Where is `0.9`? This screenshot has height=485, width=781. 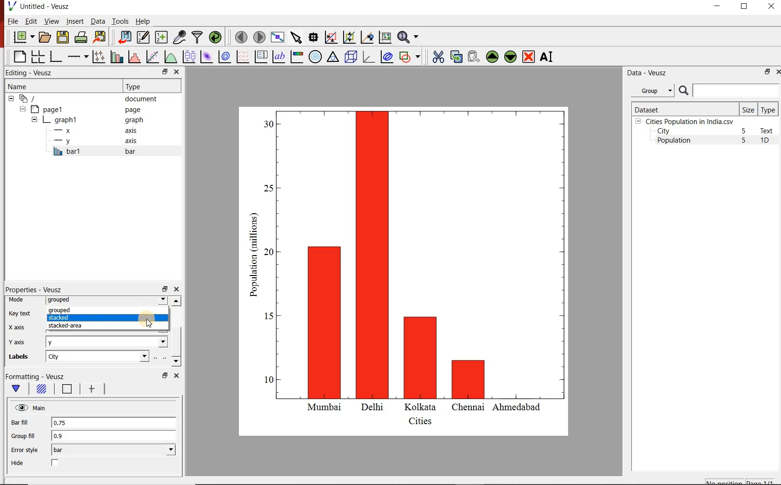
0.9 is located at coordinates (114, 436).